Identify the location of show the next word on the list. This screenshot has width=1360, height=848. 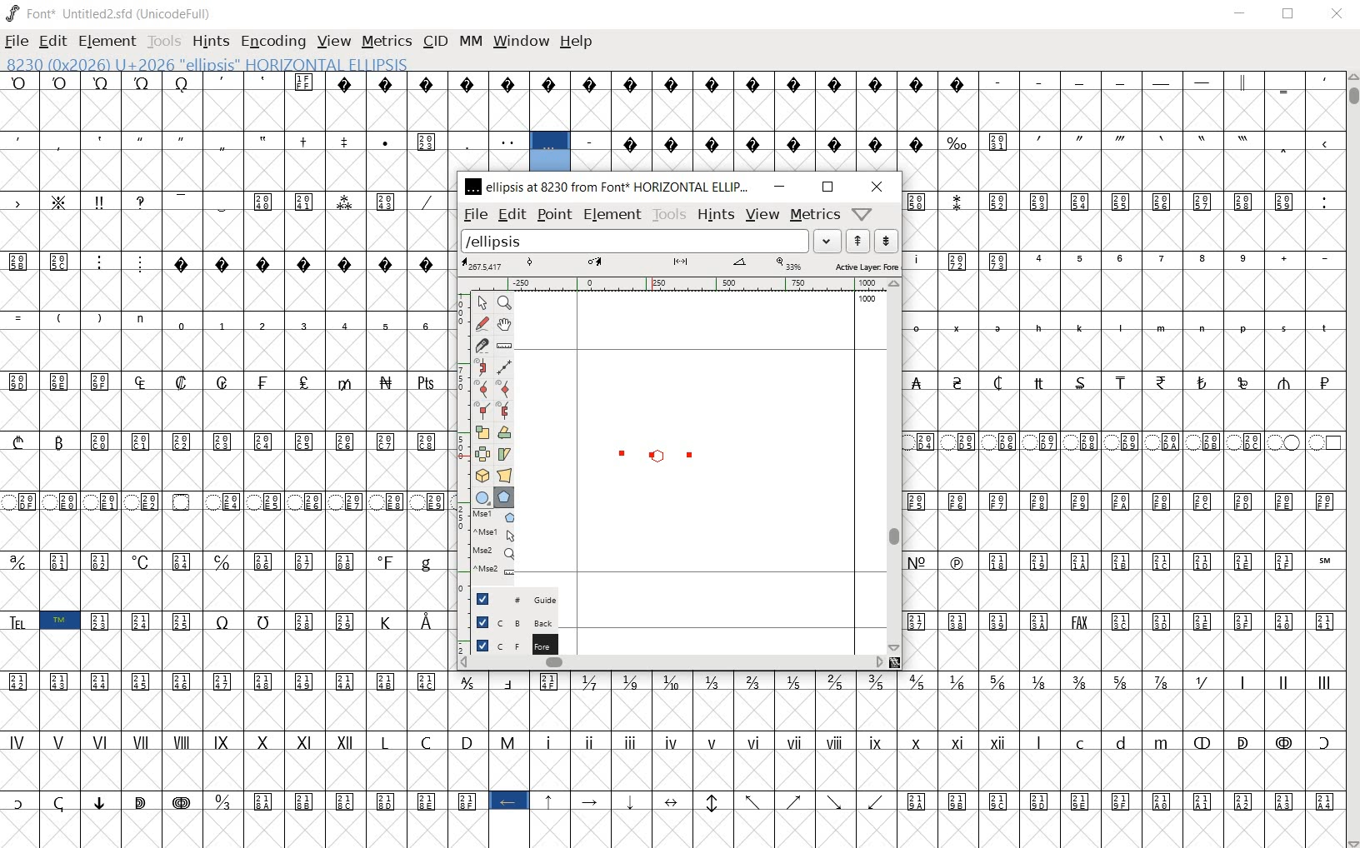
(857, 241).